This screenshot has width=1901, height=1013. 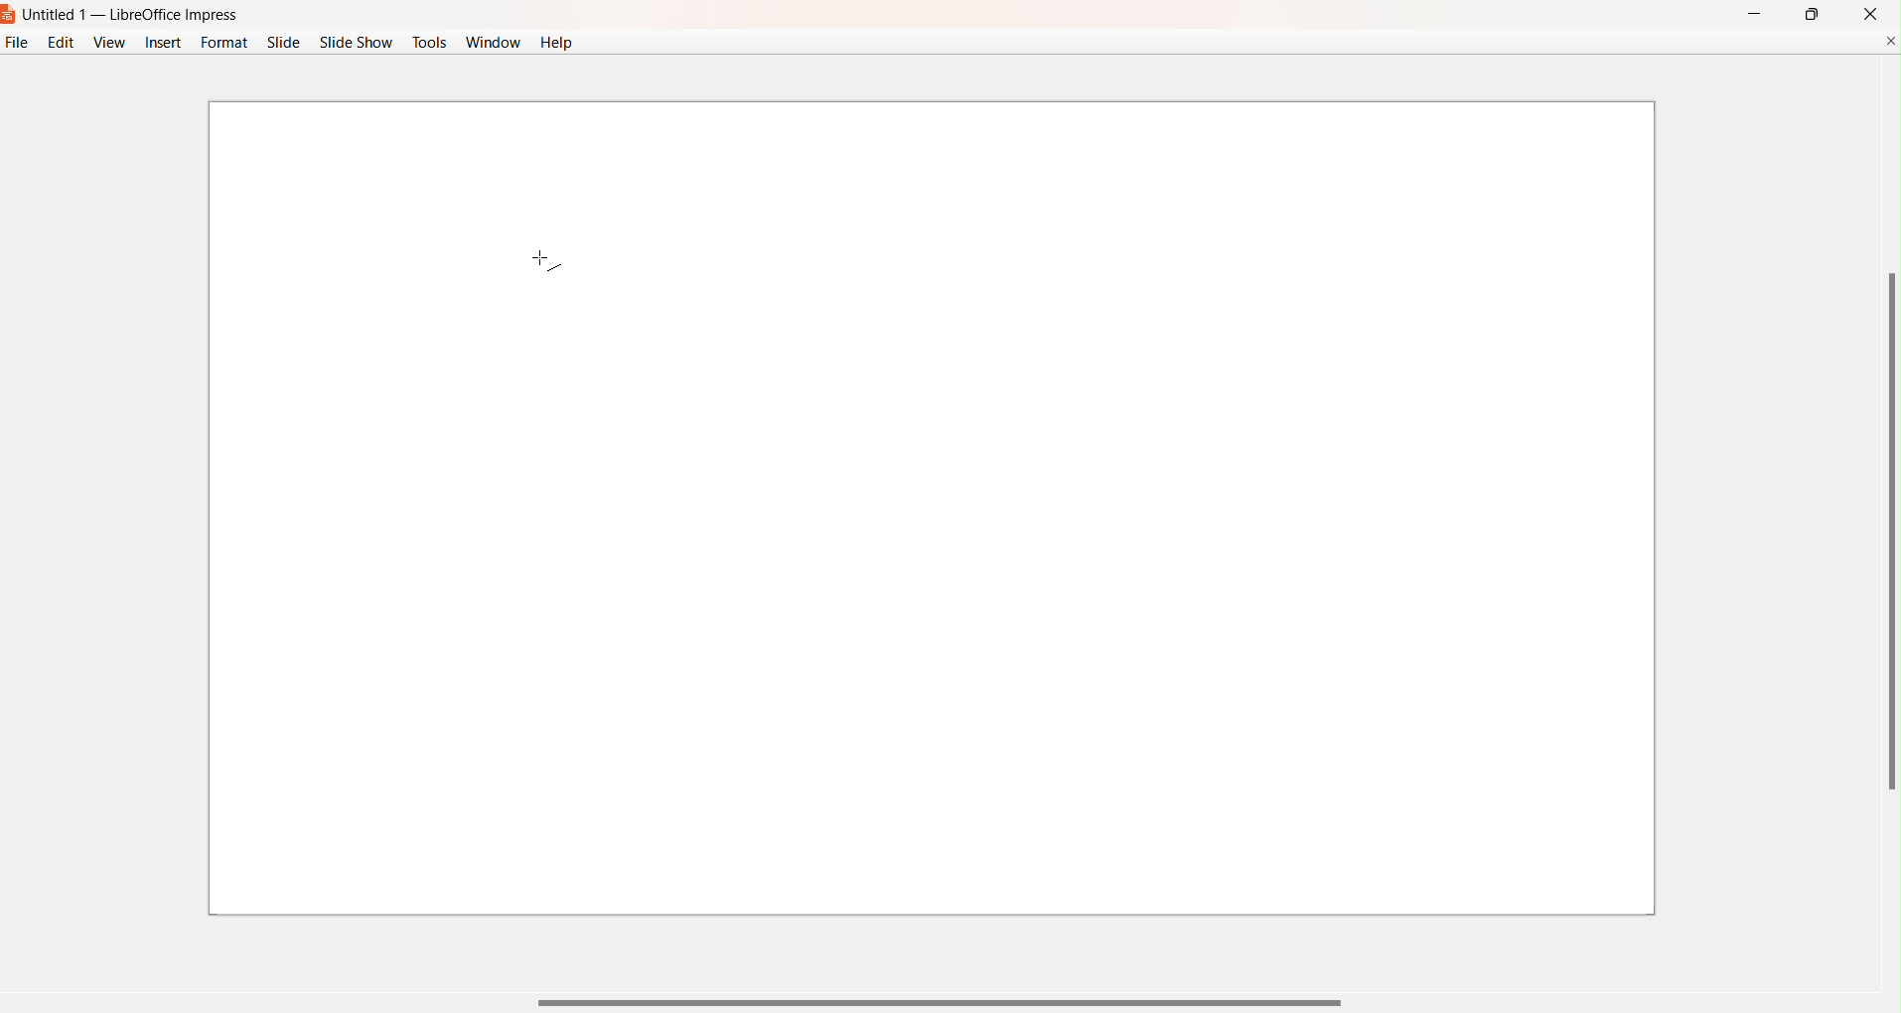 I want to click on maximize, so click(x=1811, y=14).